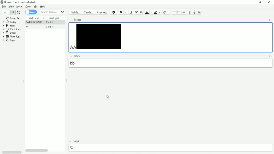 The width and height of the screenshot is (274, 154). Describe the element at coordinates (10, 33) in the screenshot. I see `Decks` at that location.